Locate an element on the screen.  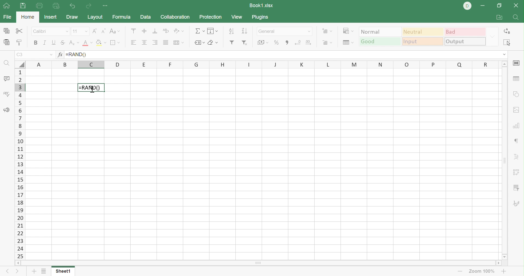
Font is located at coordinates (51, 31).